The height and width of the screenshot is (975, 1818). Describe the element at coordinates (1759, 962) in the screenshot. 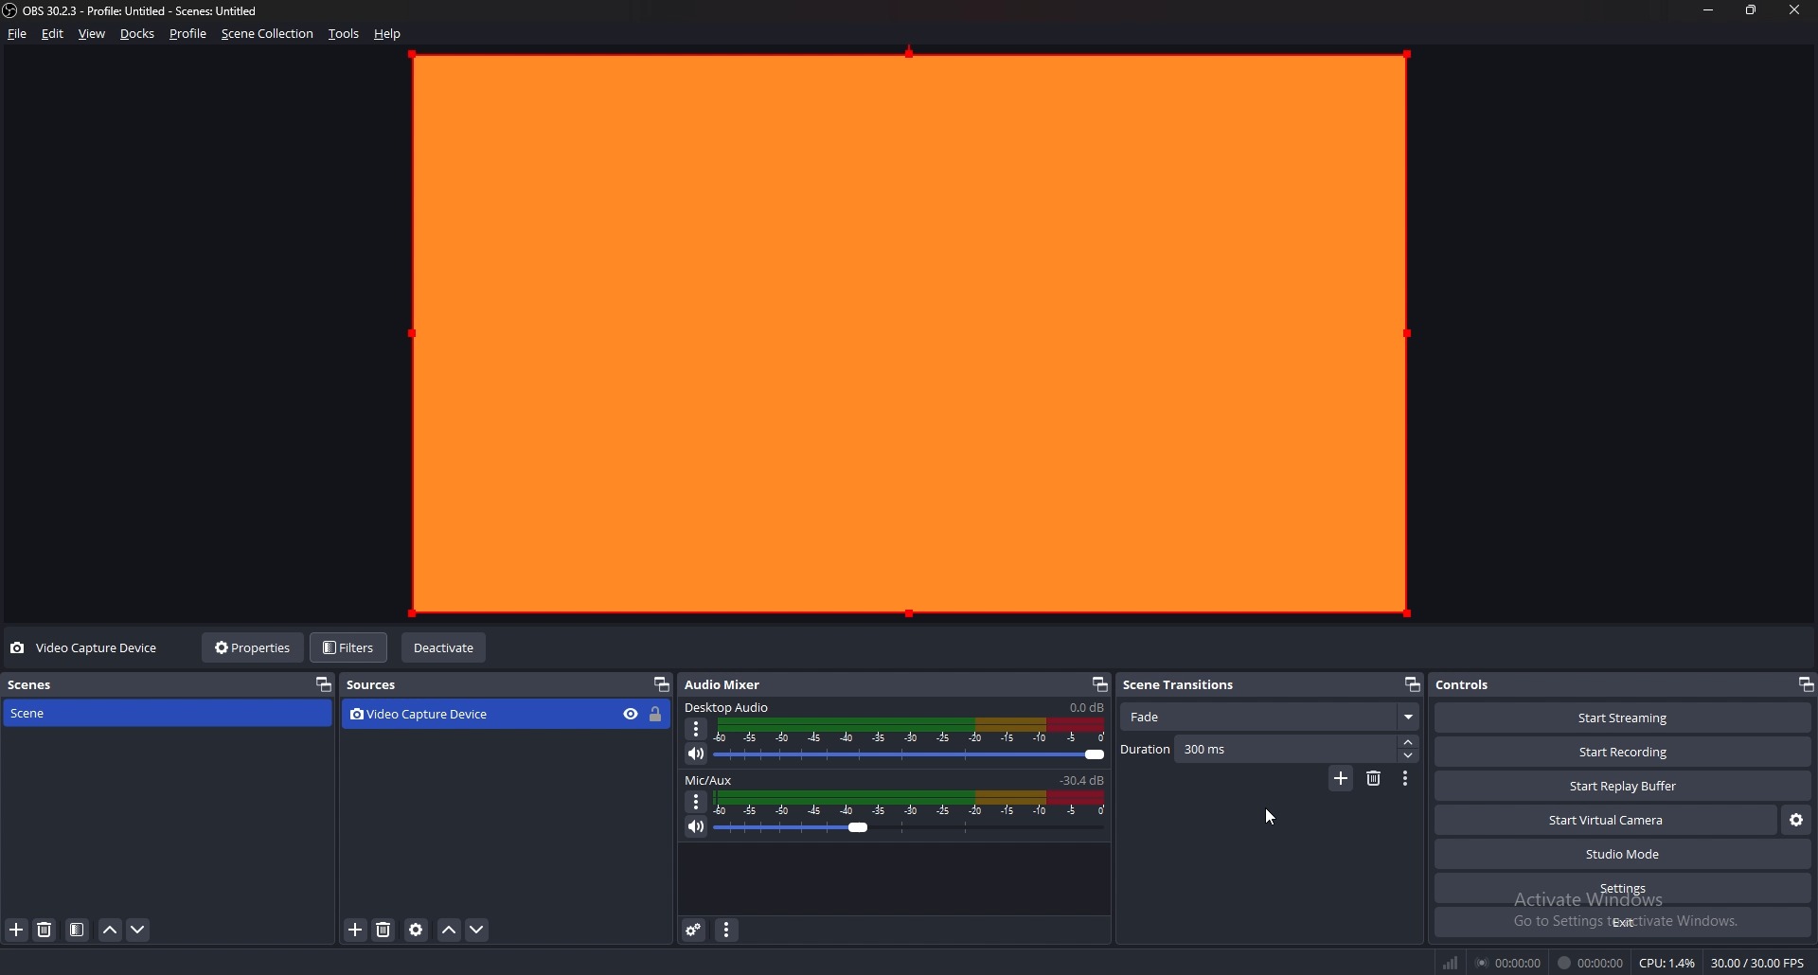

I see `30.00 / 30.00 FPS` at that location.